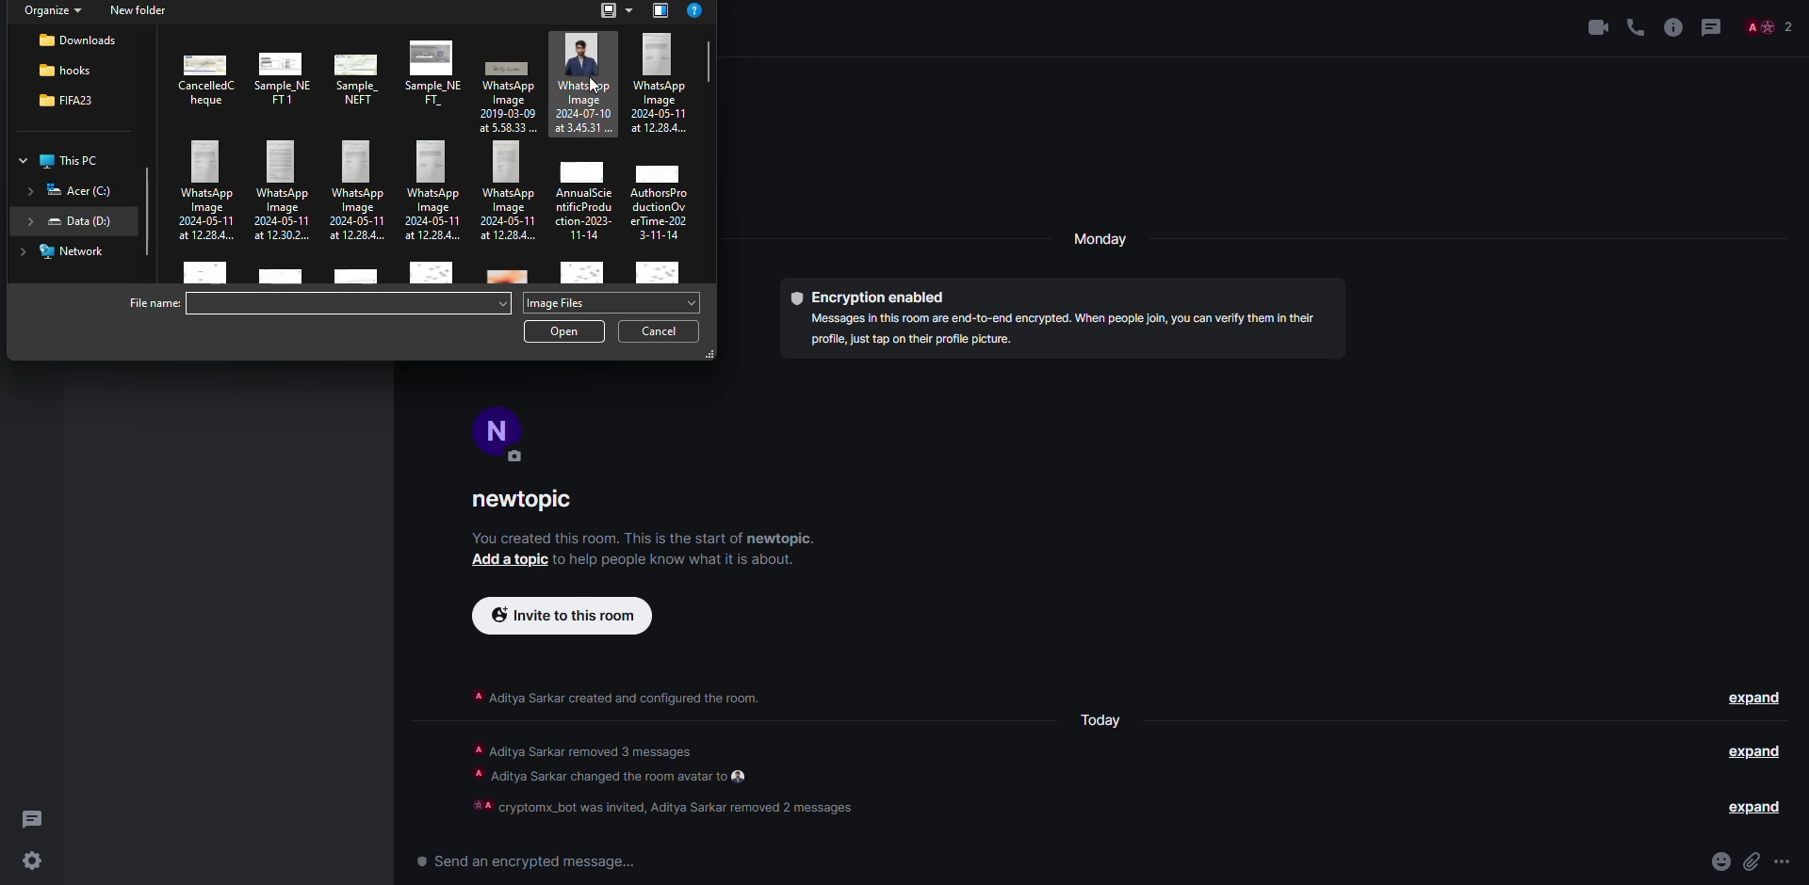 The width and height of the screenshot is (1809, 885). Describe the element at coordinates (1769, 25) in the screenshot. I see `people` at that location.